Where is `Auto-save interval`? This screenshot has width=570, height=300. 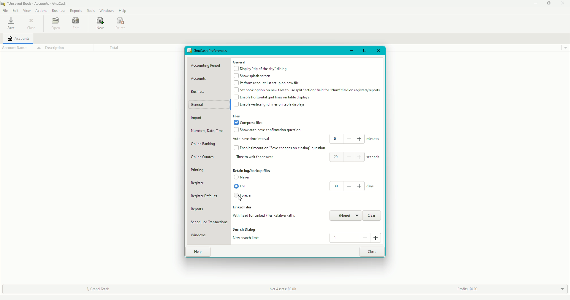 Auto-save interval is located at coordinates (253, 139).